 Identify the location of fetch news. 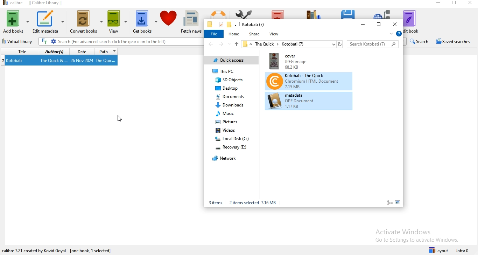
(192, 22).